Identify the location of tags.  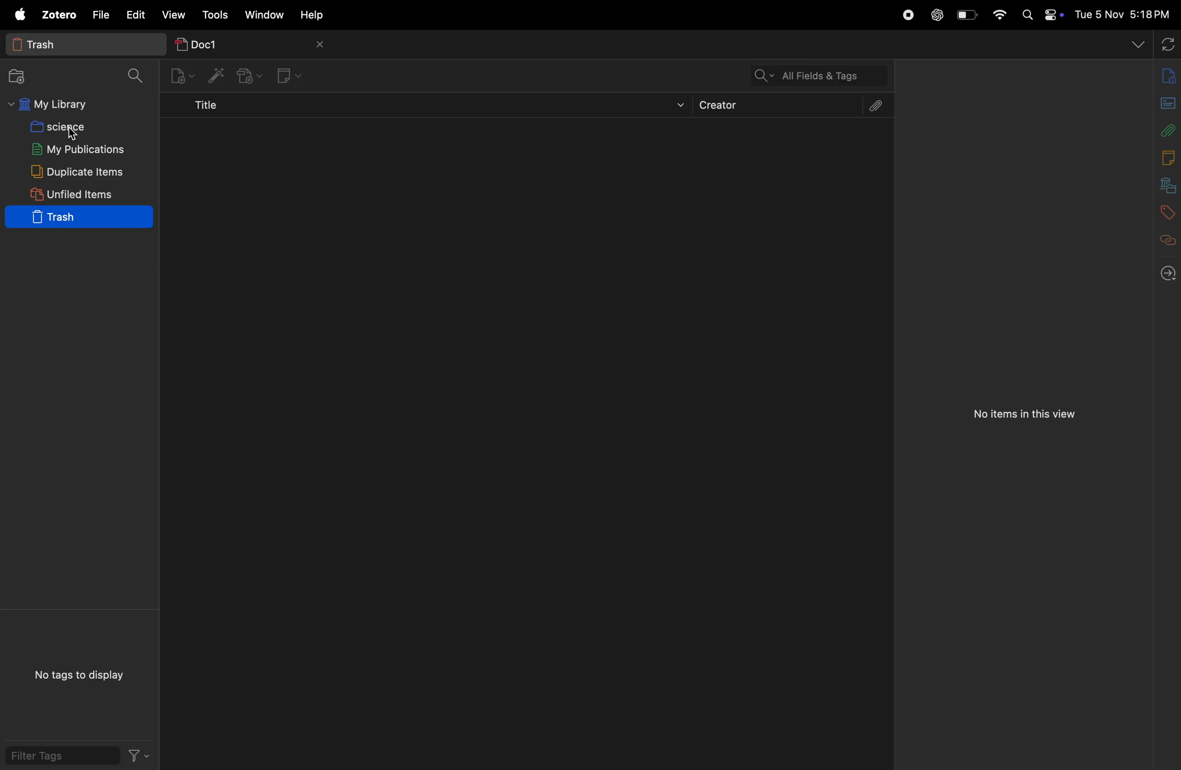
(1164, 209).